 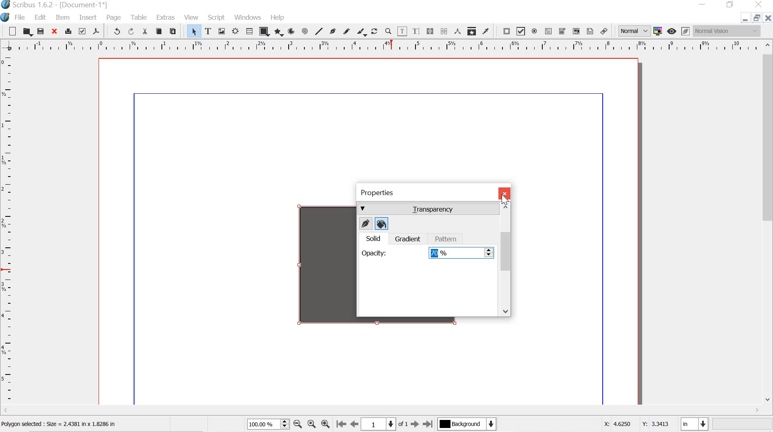 What do you see at coordinates (222, 31) in the screenshot?
I see `image frame` at bounding box center [222, 31].